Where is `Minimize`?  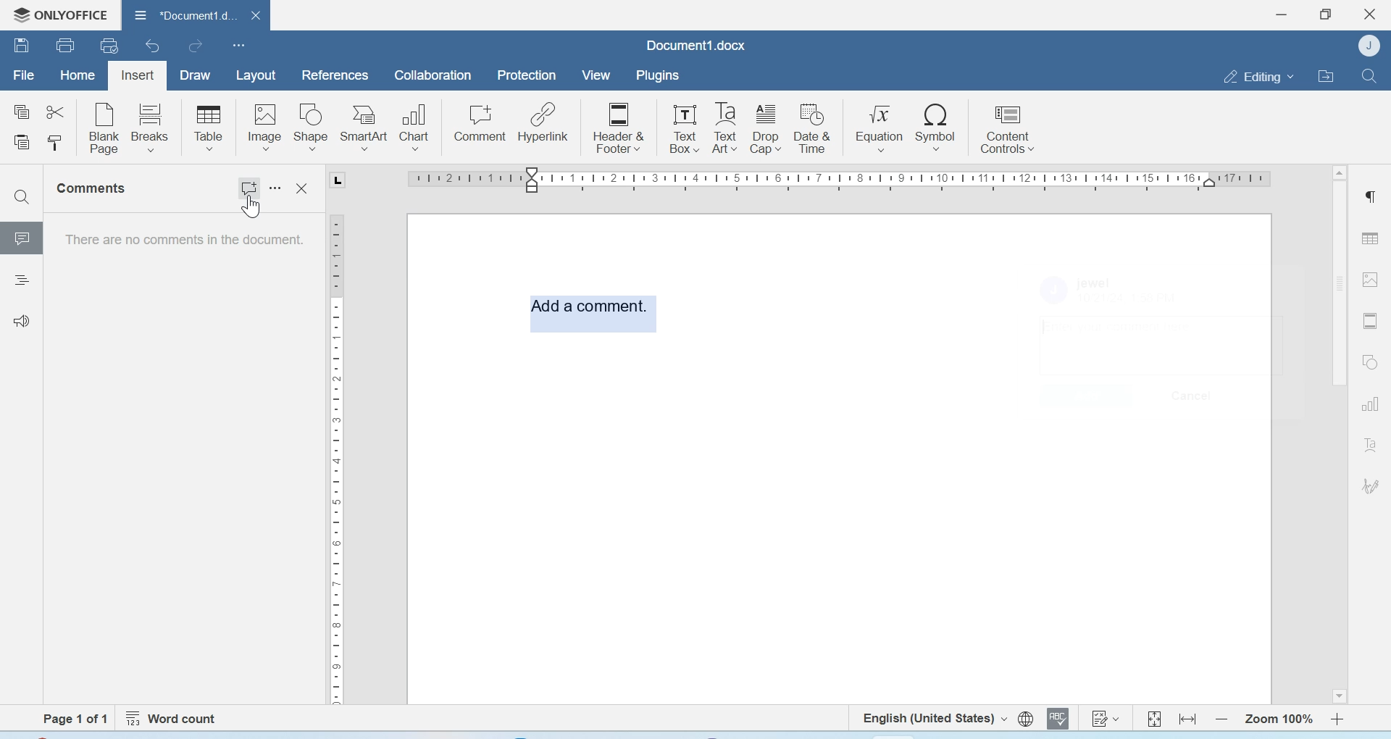
Minimize is located at coordinates (1283, 14).